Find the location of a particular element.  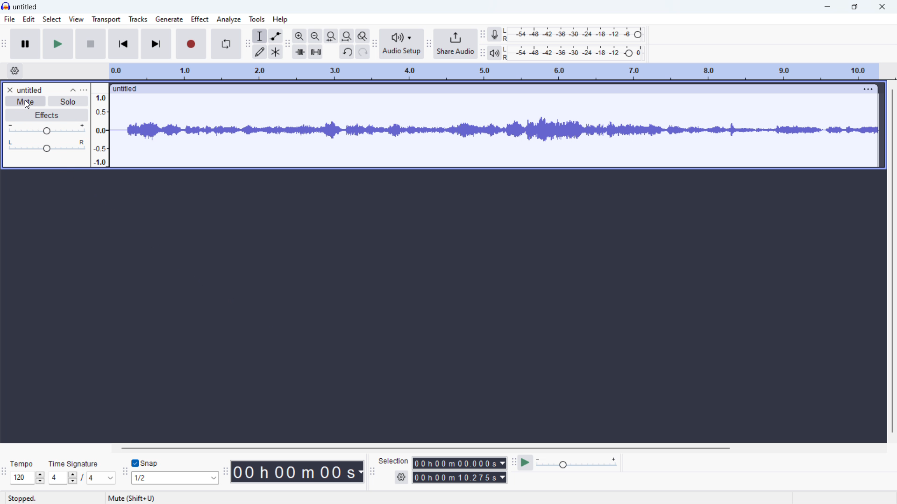

toggle snap is located at coordinates (145, 462).